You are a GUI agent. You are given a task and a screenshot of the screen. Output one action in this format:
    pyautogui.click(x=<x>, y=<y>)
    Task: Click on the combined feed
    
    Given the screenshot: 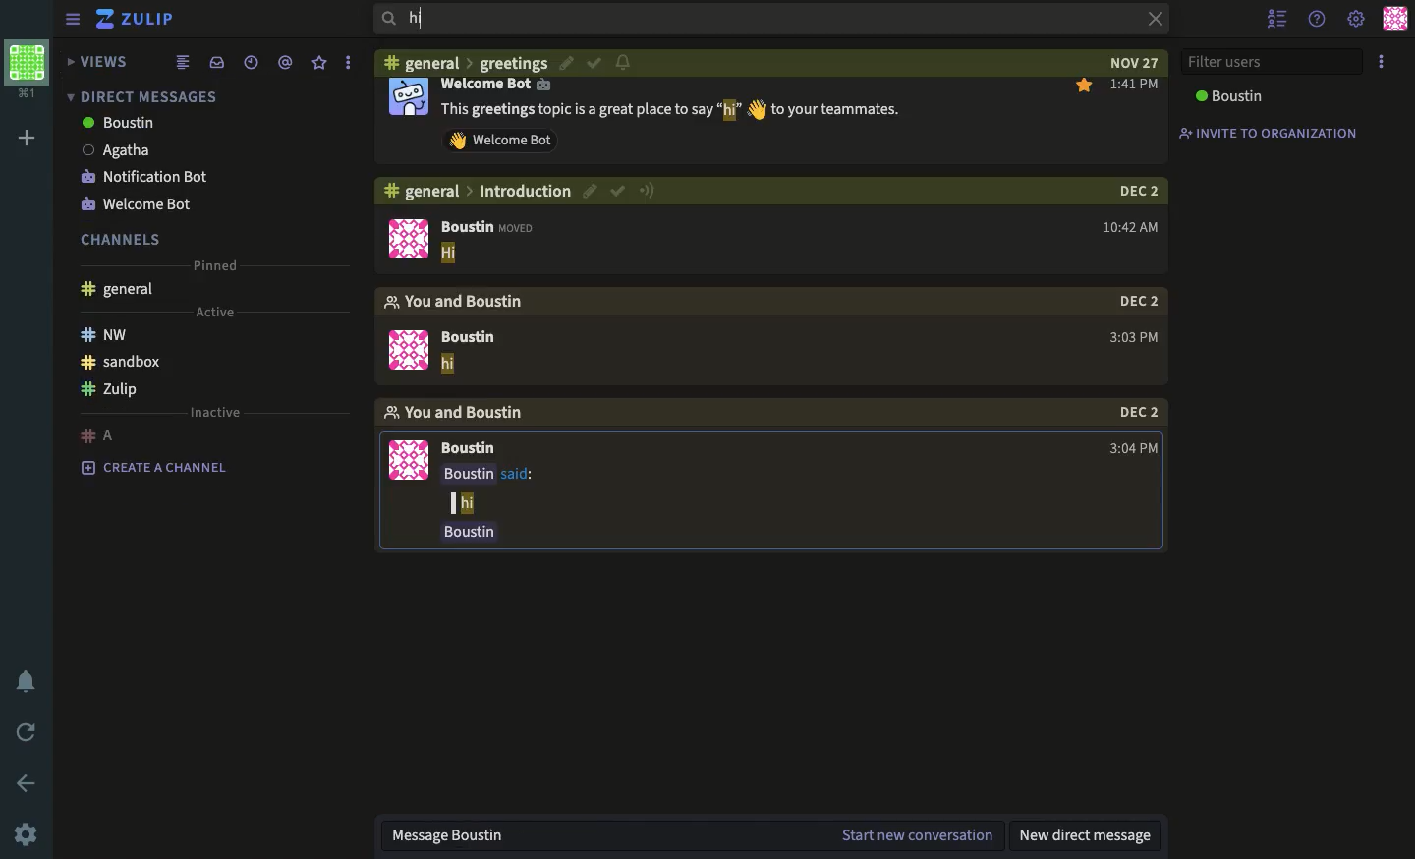 What is the action you would take?
    pyautogui.click(x=181, y=61)
    